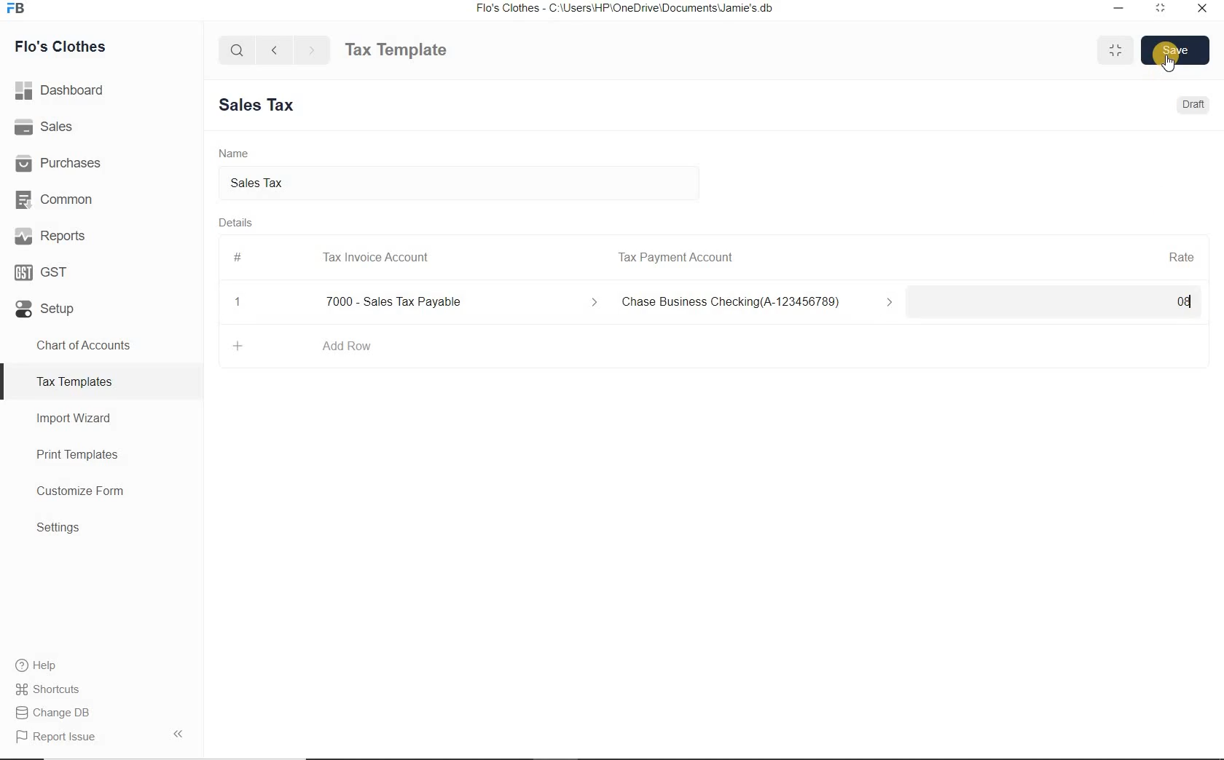 This screenshot has height=760, width=1224. What do you see at coordinates (102, 90) in the screenshot?
I see `Dashboard` at bounding box center [102, 90].